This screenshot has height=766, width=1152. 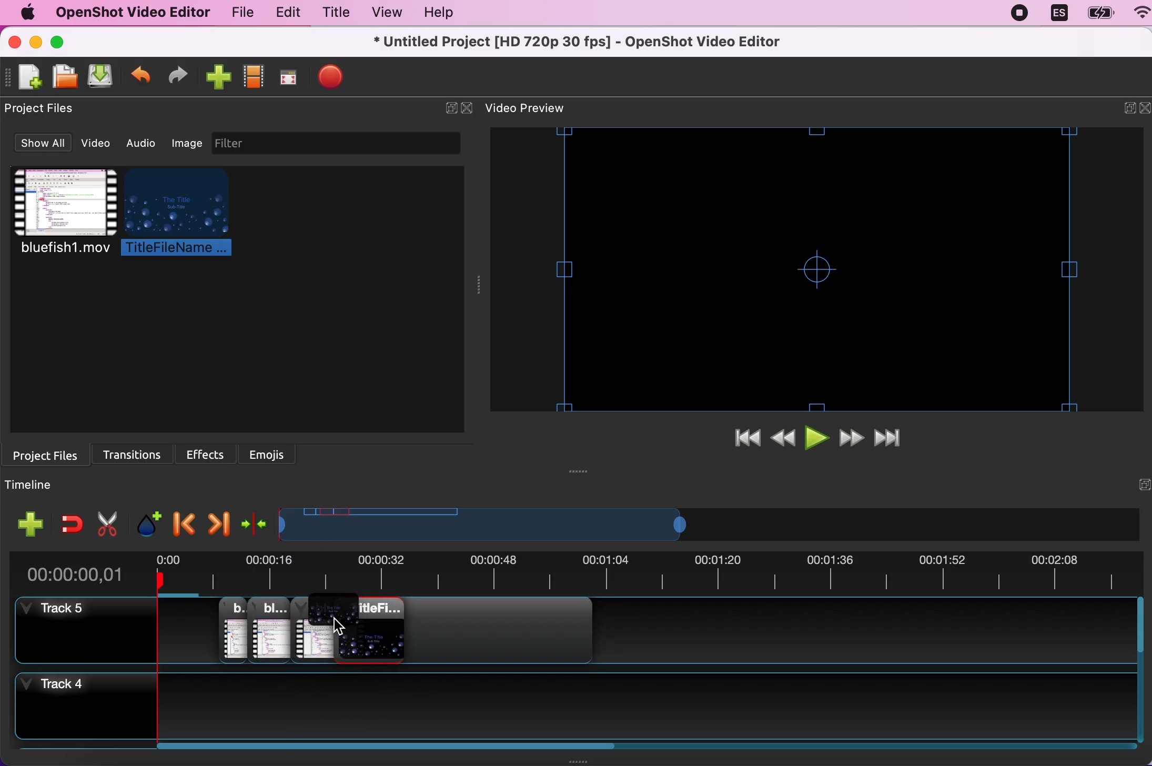 I want to click on jump to end, so click(x=894, y=439).